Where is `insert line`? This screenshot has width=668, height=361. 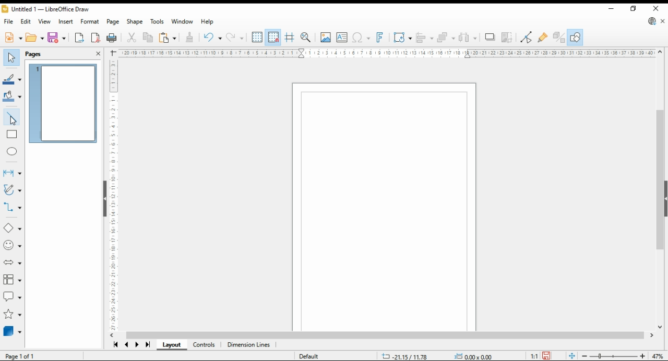 insert line is located at coordinates (14, 118).